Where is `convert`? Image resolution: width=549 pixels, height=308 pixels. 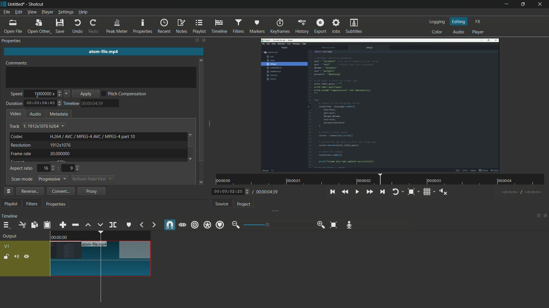
convert is located at coordinates (61, 191).